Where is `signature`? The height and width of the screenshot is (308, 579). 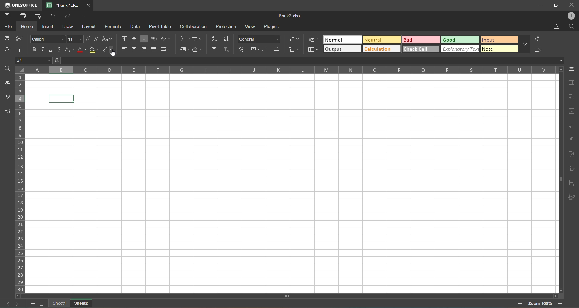 signature is located at coordinates (572, 198).